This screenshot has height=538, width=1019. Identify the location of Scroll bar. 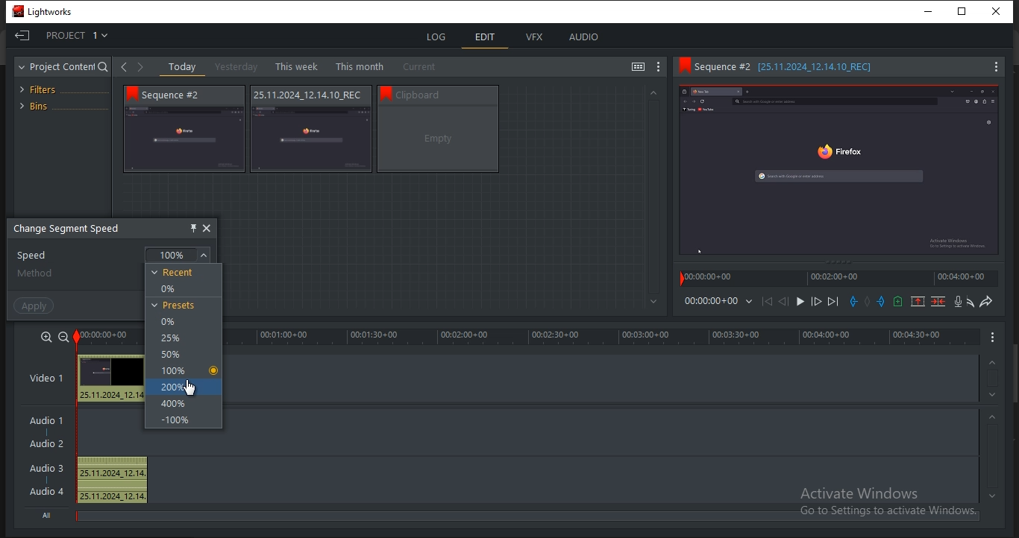
(1012, 372).